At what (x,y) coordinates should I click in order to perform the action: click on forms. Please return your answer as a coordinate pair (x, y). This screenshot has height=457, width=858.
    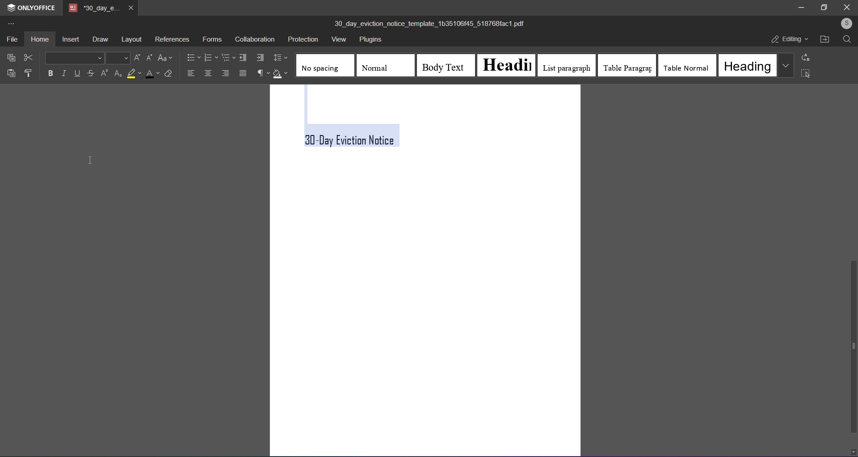
    Looking at the image, I should click on (211, 39).